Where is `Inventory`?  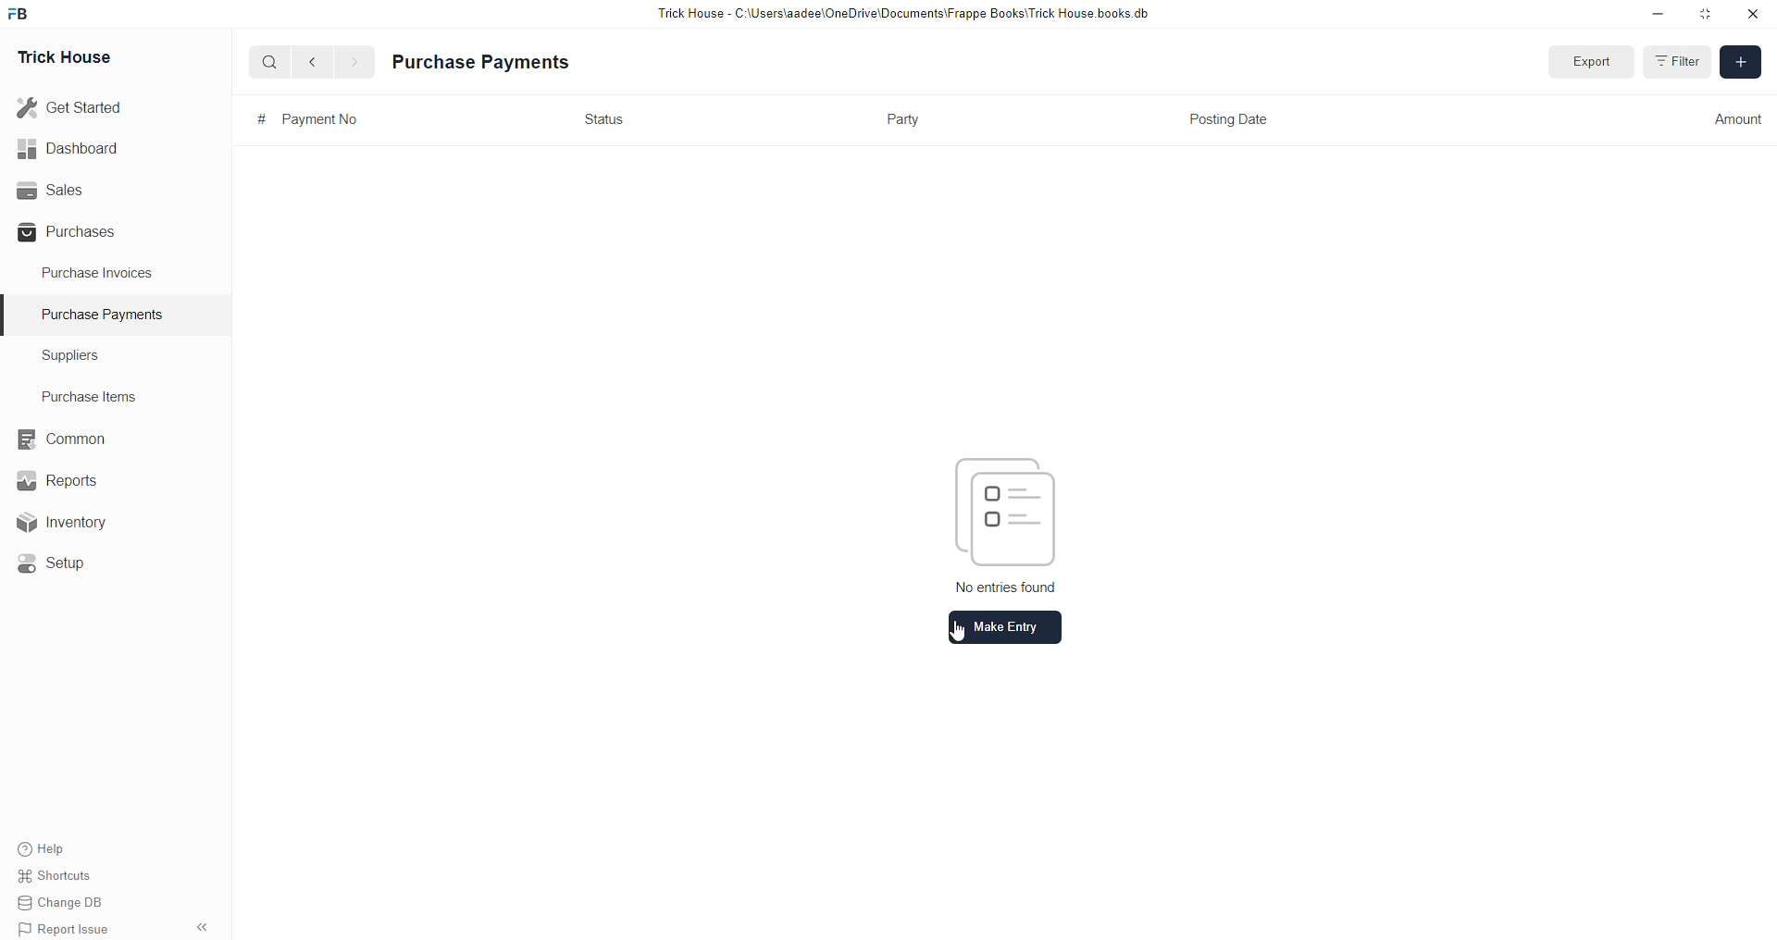 Inventory is located at coordinates (72, 526).